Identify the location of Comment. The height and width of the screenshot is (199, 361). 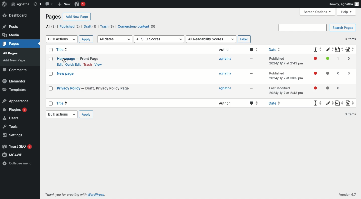
(254, 77).